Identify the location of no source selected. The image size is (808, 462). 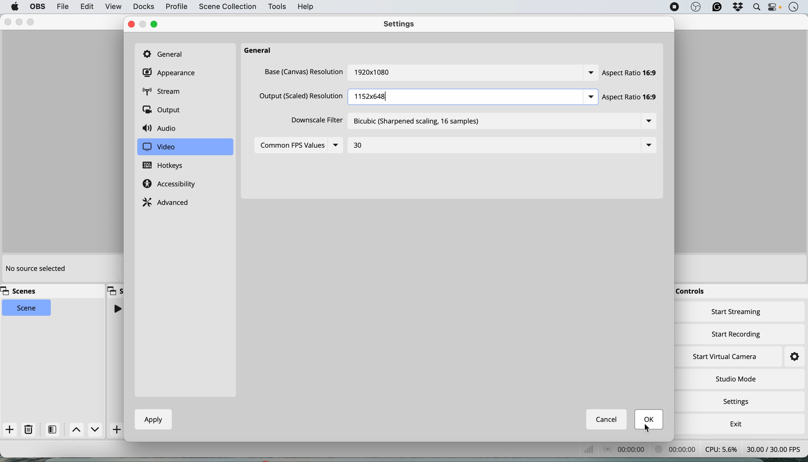
(35, 269).